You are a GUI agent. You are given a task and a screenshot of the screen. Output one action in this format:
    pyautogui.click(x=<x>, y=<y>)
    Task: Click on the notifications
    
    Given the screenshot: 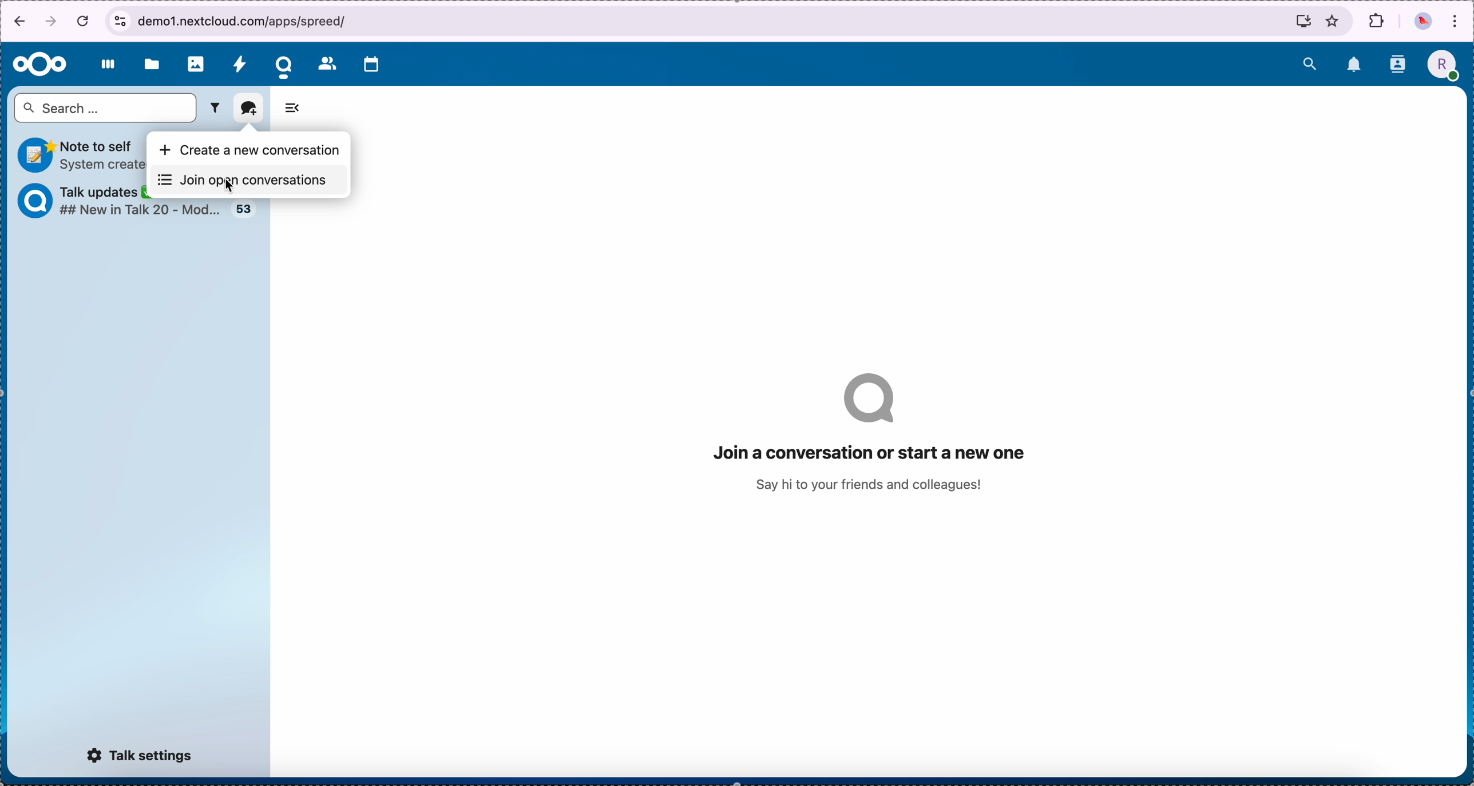 What is the action you would take?
    pyautogui.click(x=1354, y=65)
    